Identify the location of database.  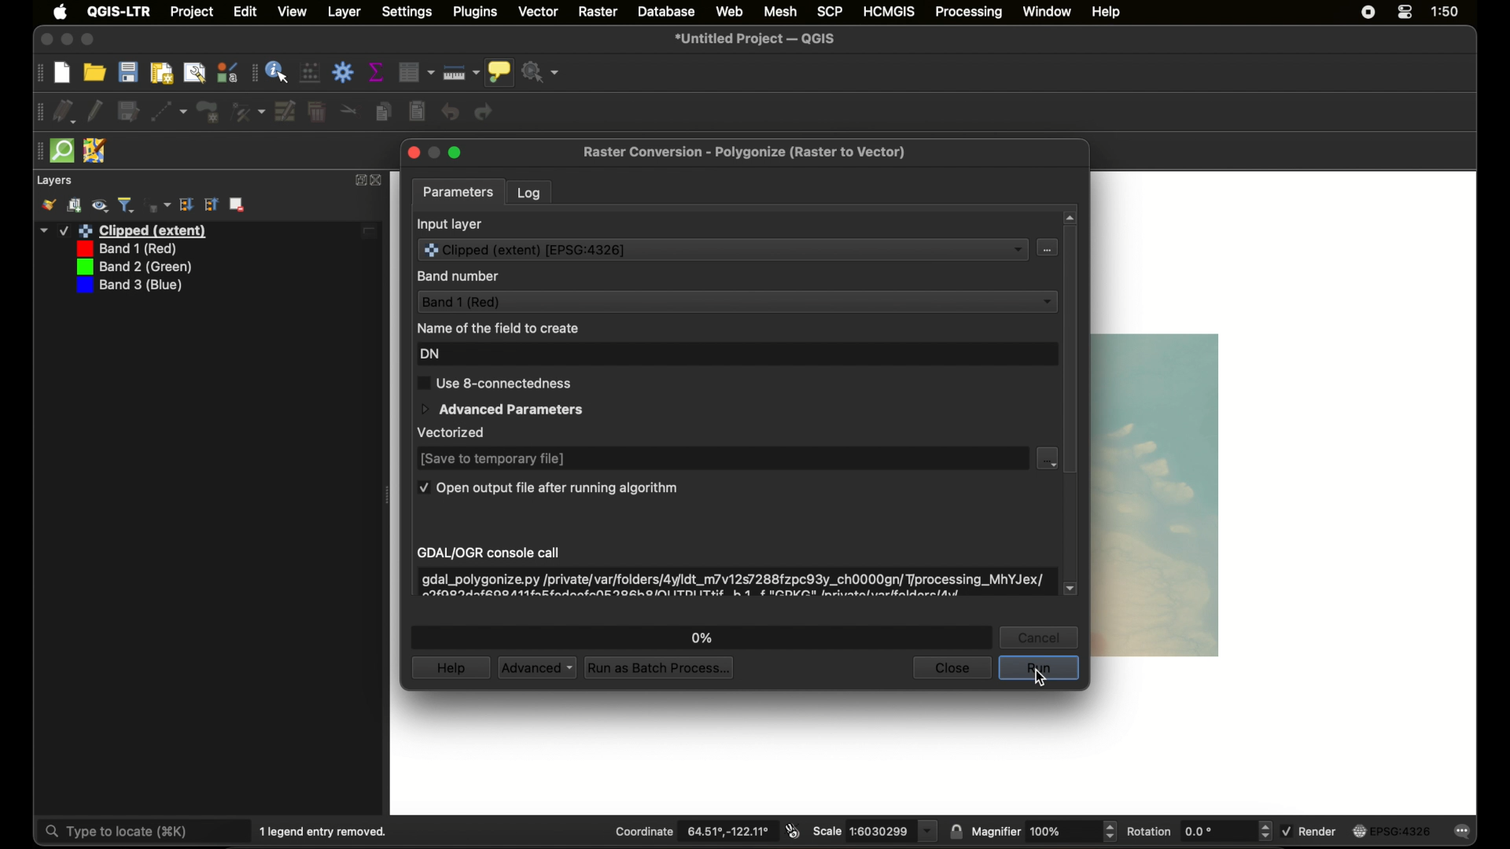
(666, 12).